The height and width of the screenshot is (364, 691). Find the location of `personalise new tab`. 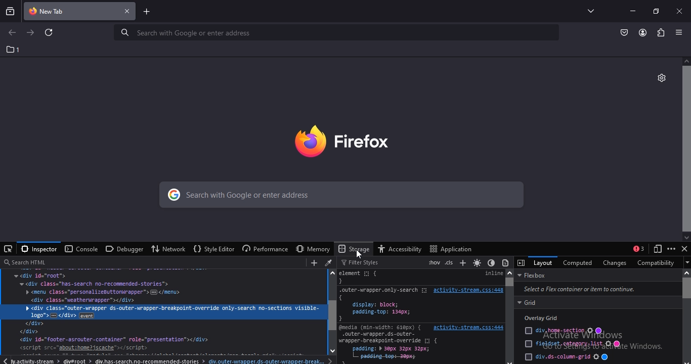

personalise new tab is located at coordinates (661, 77).